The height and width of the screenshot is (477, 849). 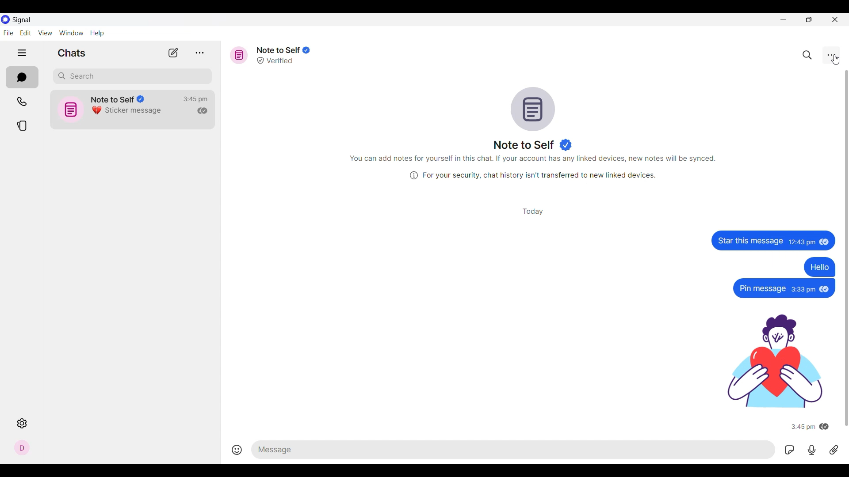 I want to click on Name of message reciever, so click(x=520, y=144).